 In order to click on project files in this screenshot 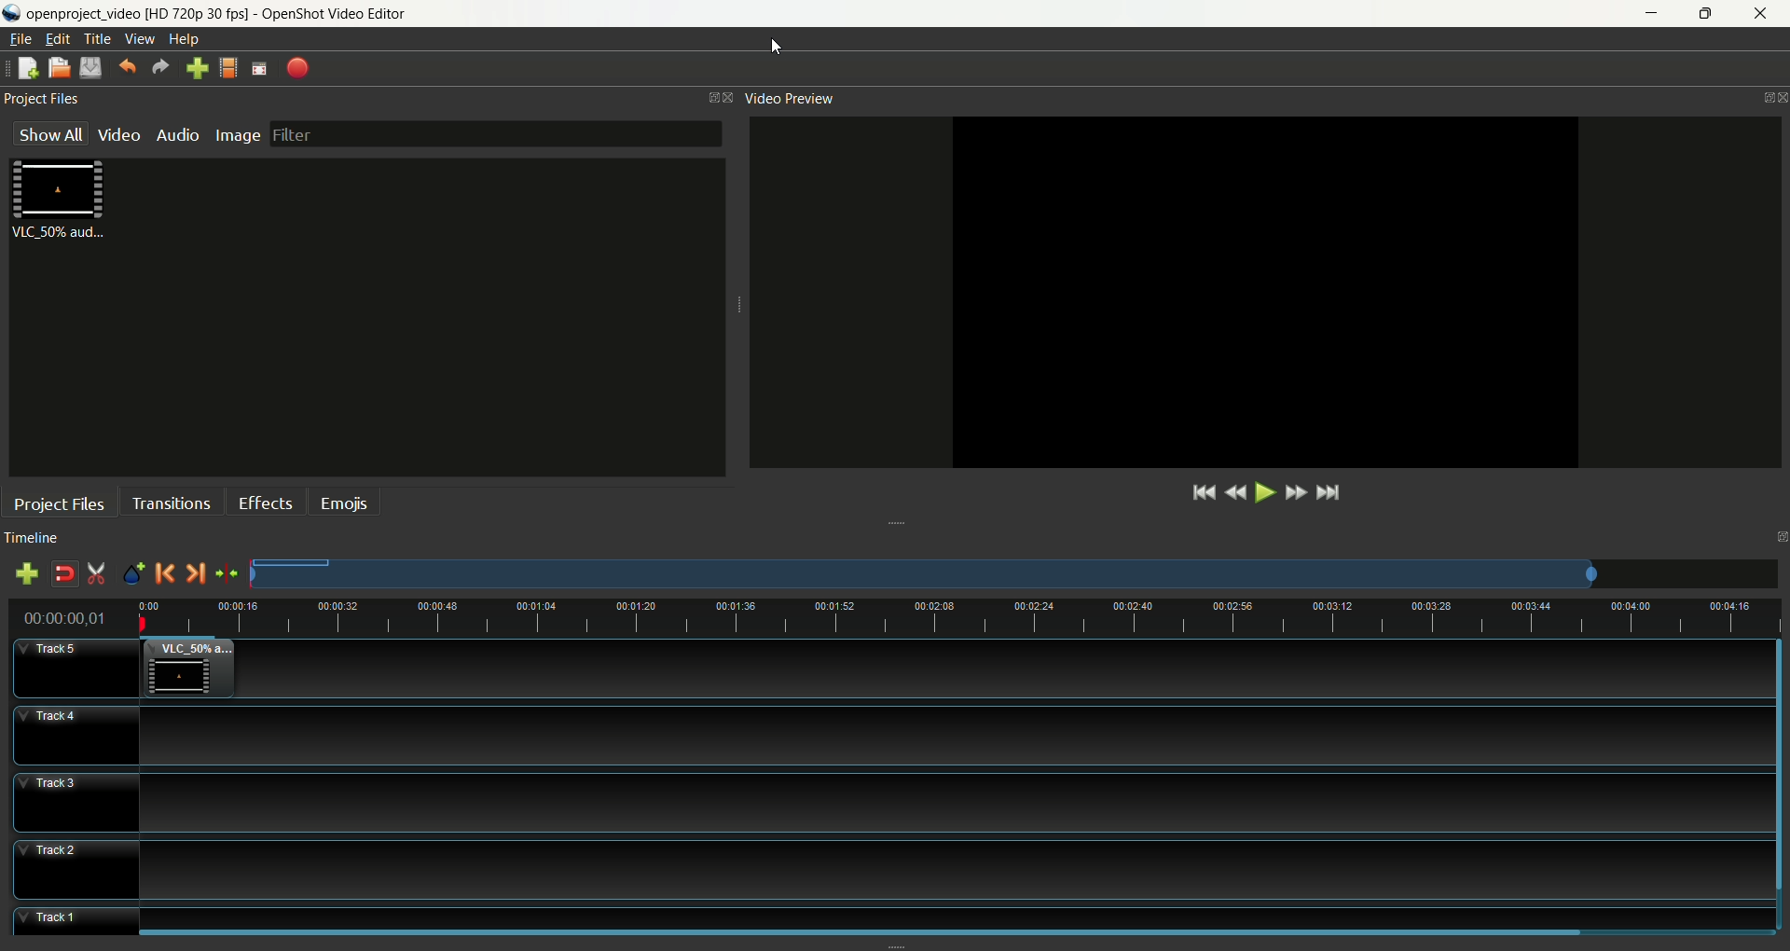, I will do `click(55, 501)`.